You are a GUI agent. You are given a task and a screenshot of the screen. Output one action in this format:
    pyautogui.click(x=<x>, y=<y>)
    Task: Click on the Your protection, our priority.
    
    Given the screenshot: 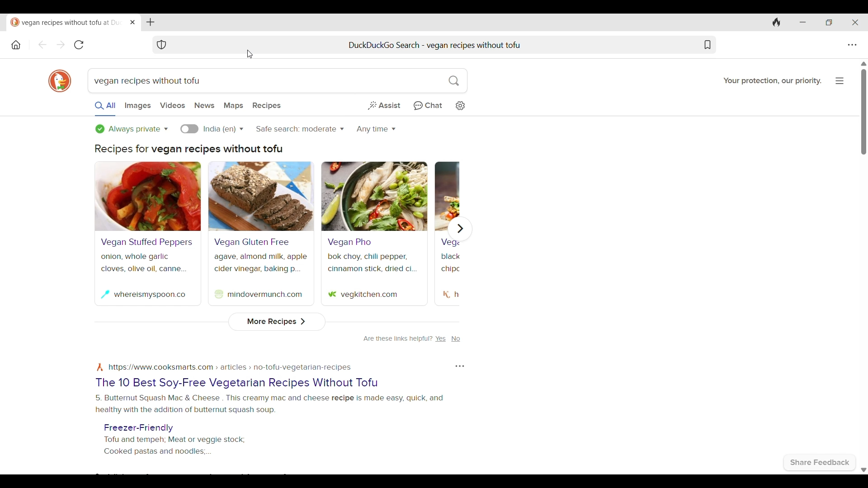 What is the action you would take?
    pyautogui.click(x=773, y=81)
    